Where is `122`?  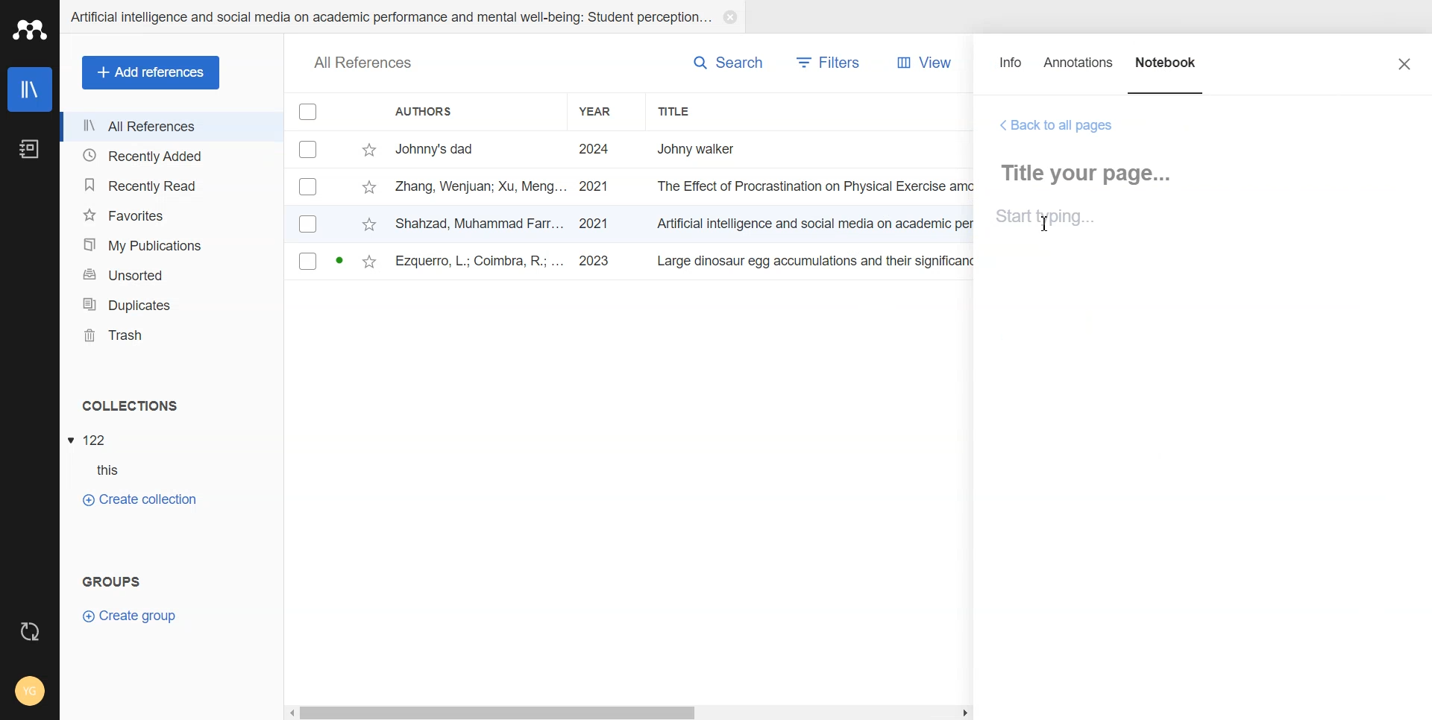
122 is located at coordinates (96, 440).